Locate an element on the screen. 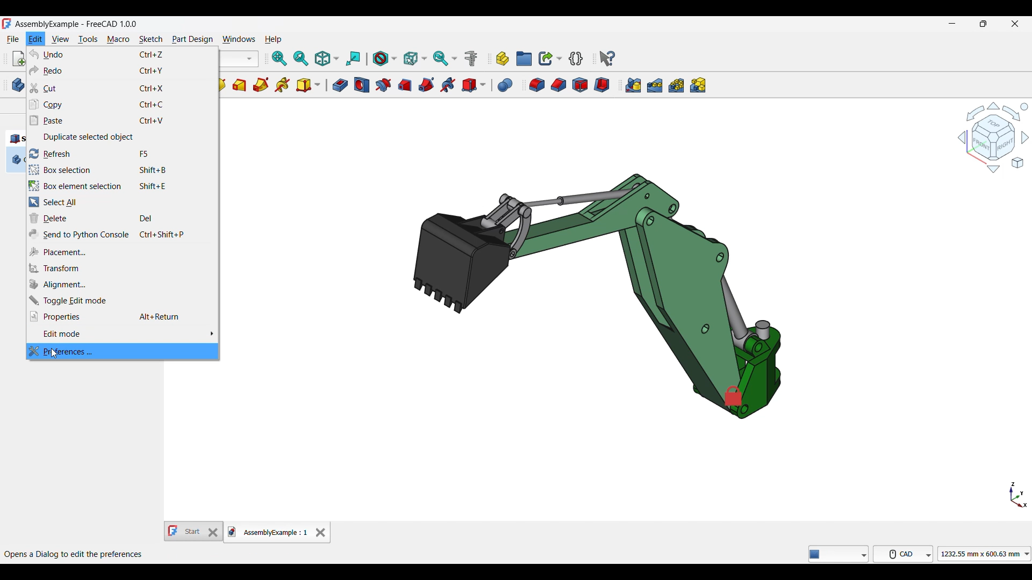  Sync view options is located at coordinates (445, 59).